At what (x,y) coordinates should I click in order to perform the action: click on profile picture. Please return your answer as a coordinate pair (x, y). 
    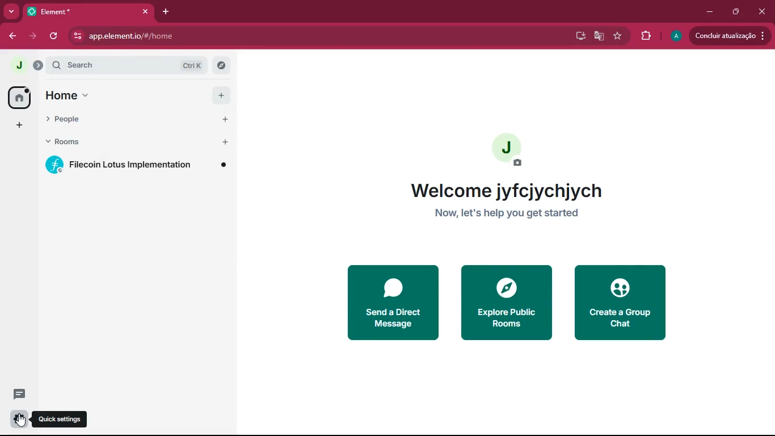
    Looking at the image, I should click on (18, 65).